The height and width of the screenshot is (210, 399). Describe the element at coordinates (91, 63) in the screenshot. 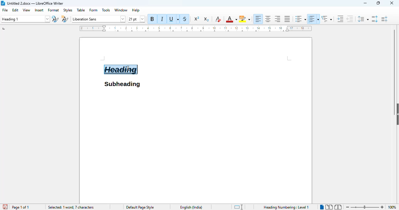

I see `Document` at that location.